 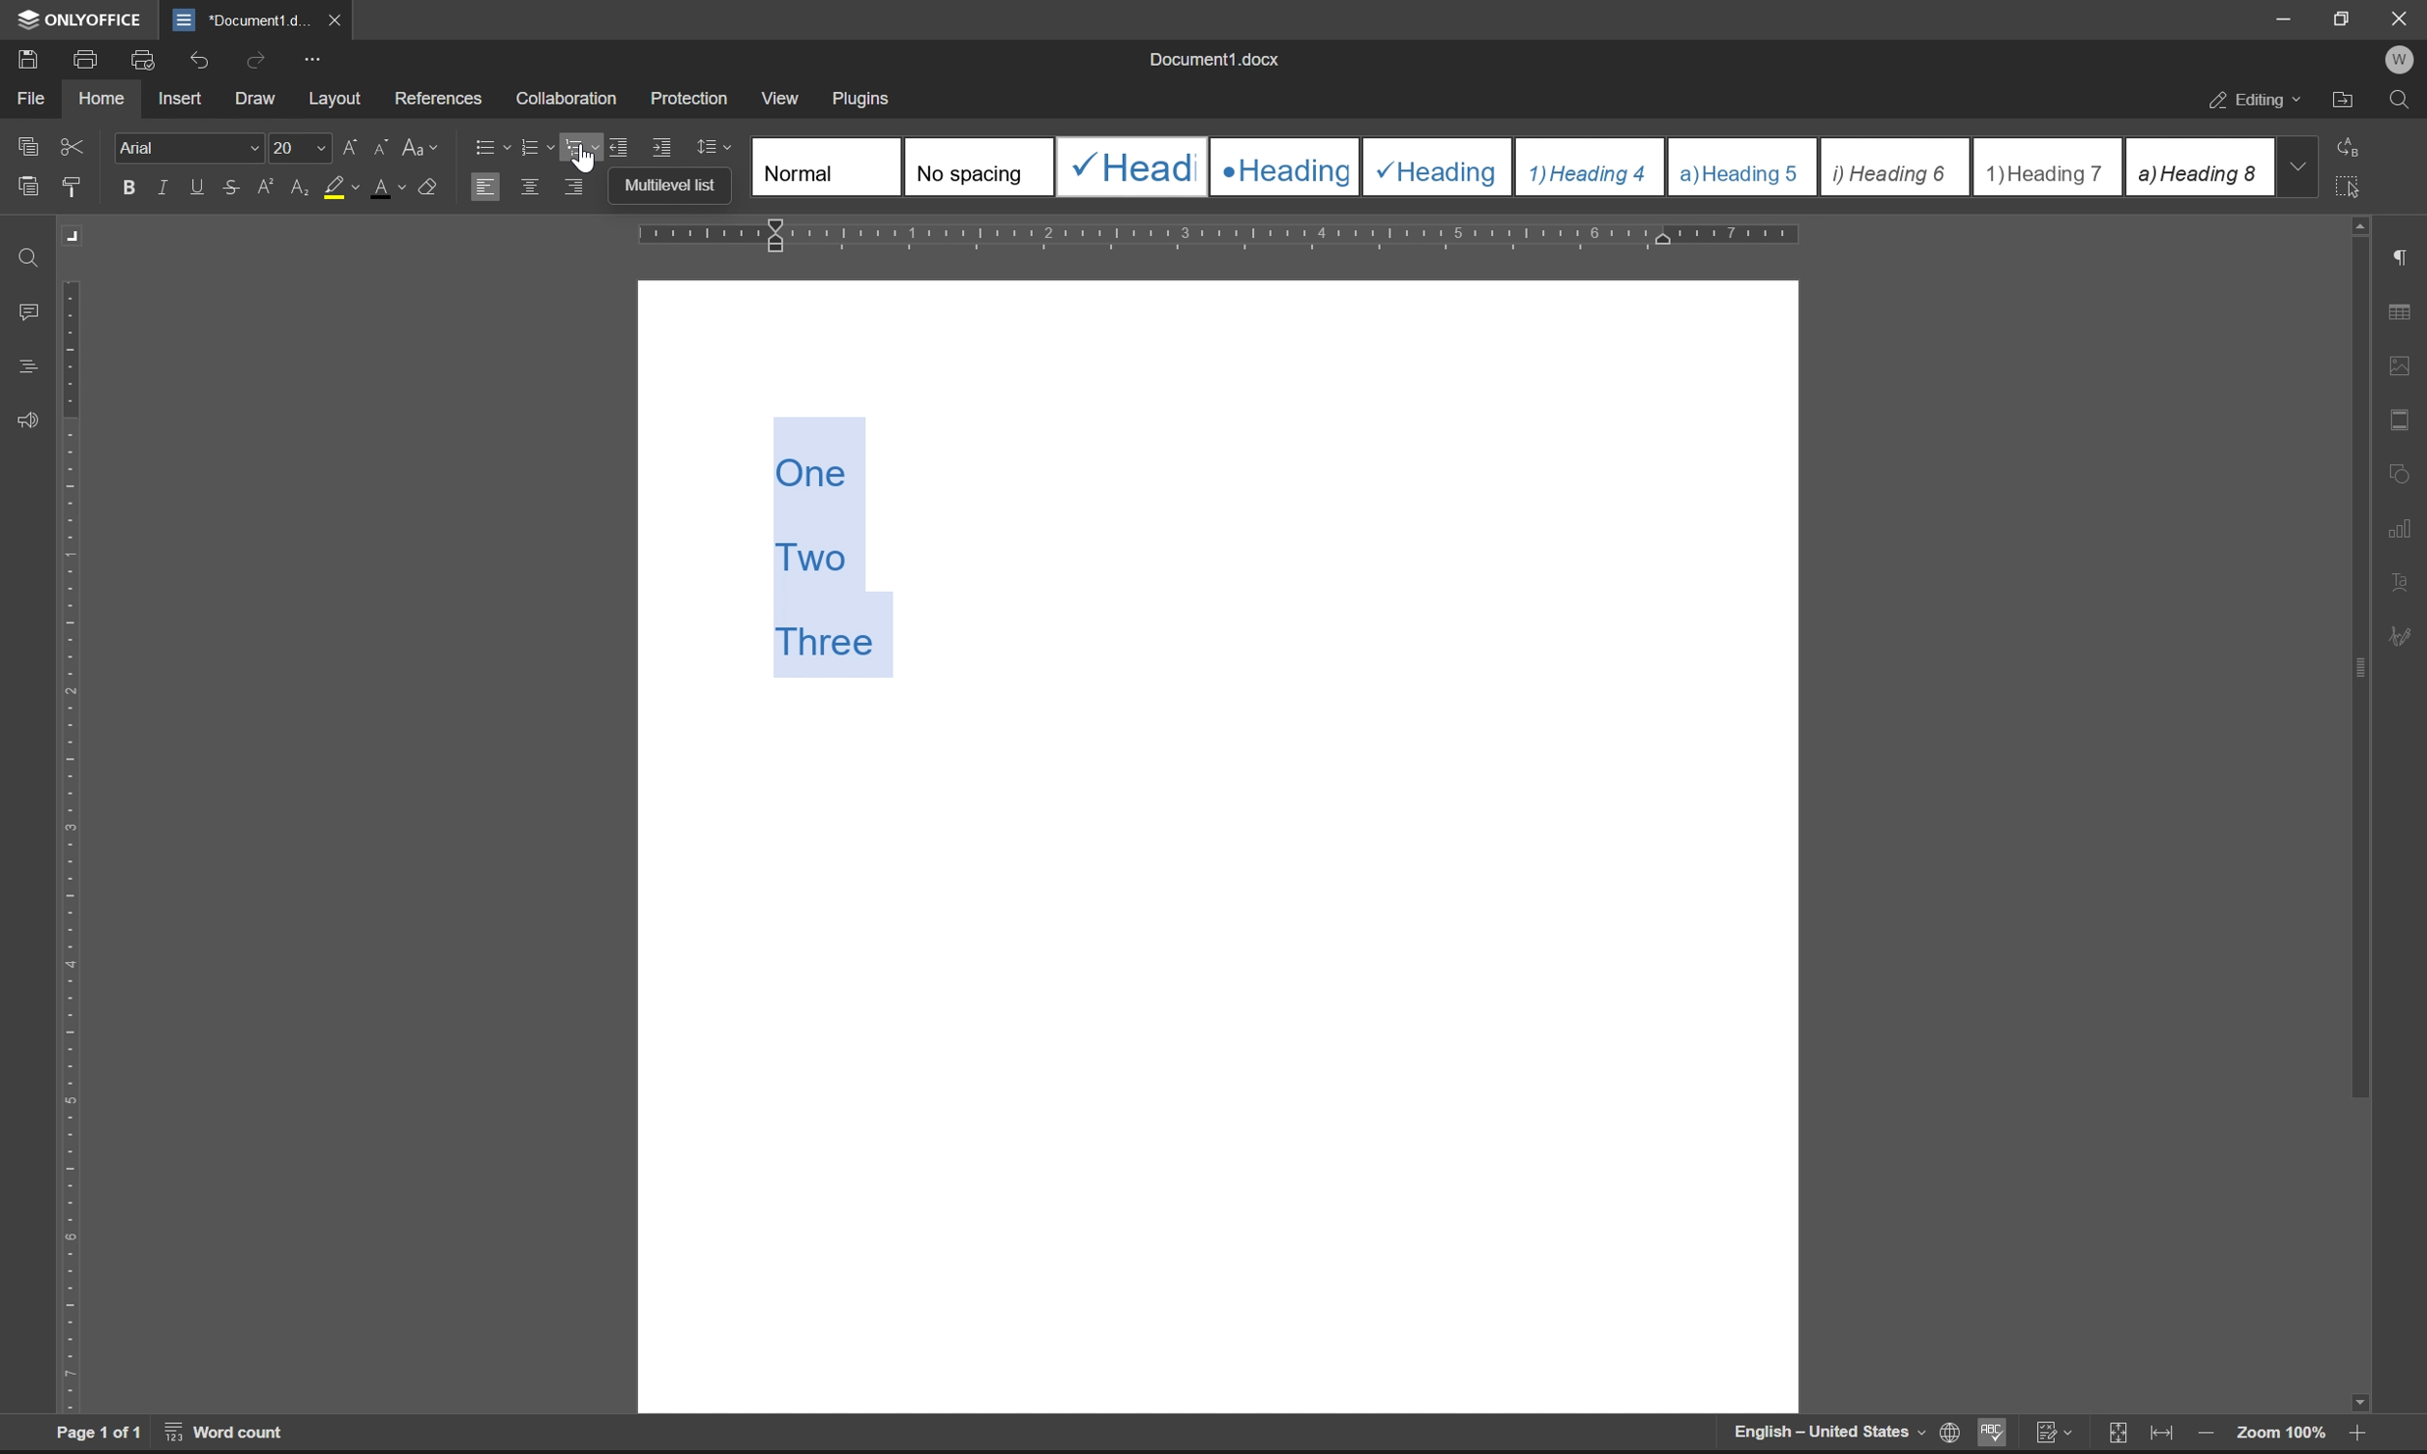 What do you see at coordinates (260, 59) in the screenshot?
I see `redo` at bounding box center [260, 59].